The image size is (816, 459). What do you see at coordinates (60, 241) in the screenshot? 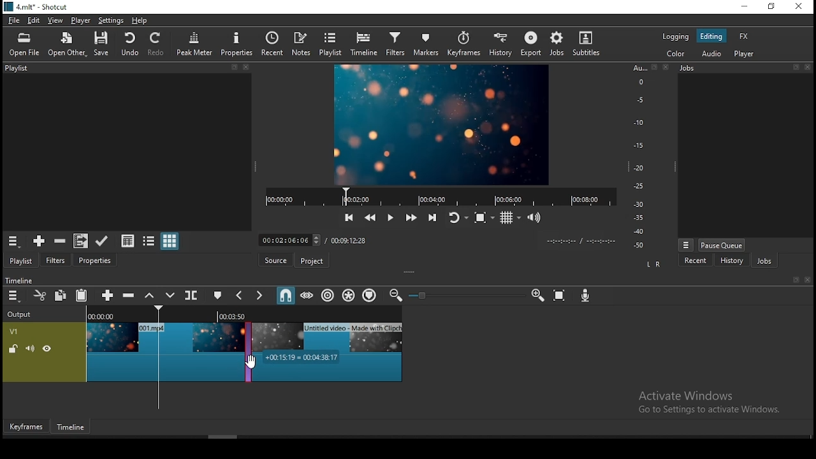
I see `remove cut` at bounding box center [60, 241].